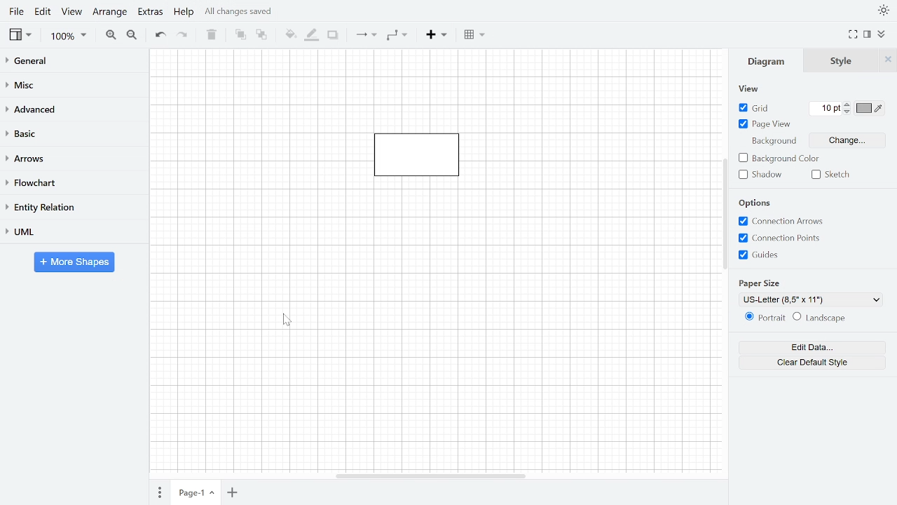 Image resolution: width=897 pixels, height=505 pixels. What do you see at coordinates (764, 60) in the screenshot?
I see `Diagram` at bounding box center [764, 60].